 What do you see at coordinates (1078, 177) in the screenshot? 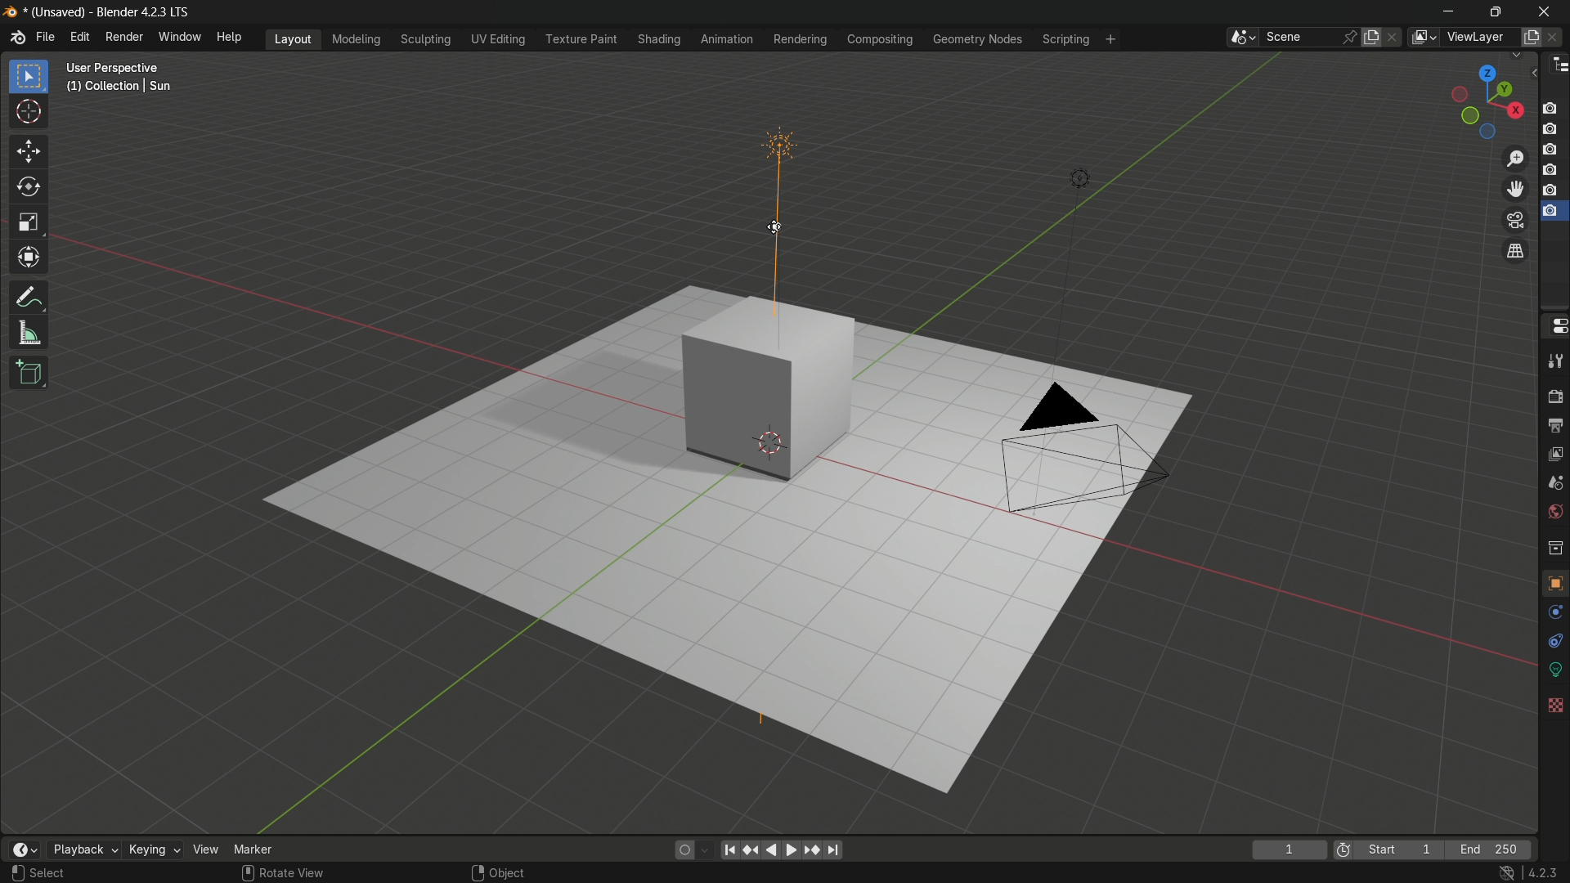
I see `light` at bounding box center [1078, 177].